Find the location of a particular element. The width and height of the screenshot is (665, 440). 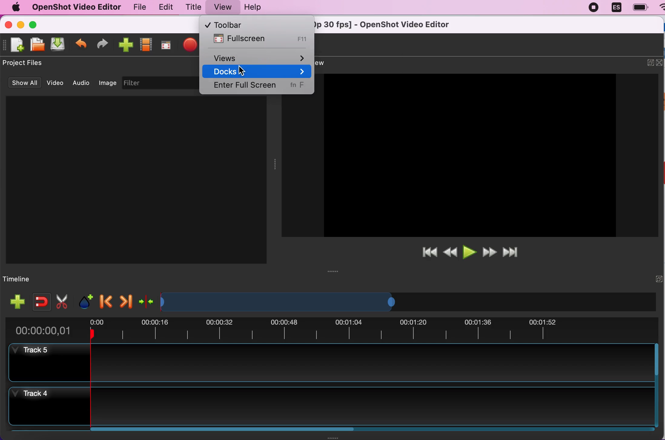

next marker is located at coordinates (125, 300).